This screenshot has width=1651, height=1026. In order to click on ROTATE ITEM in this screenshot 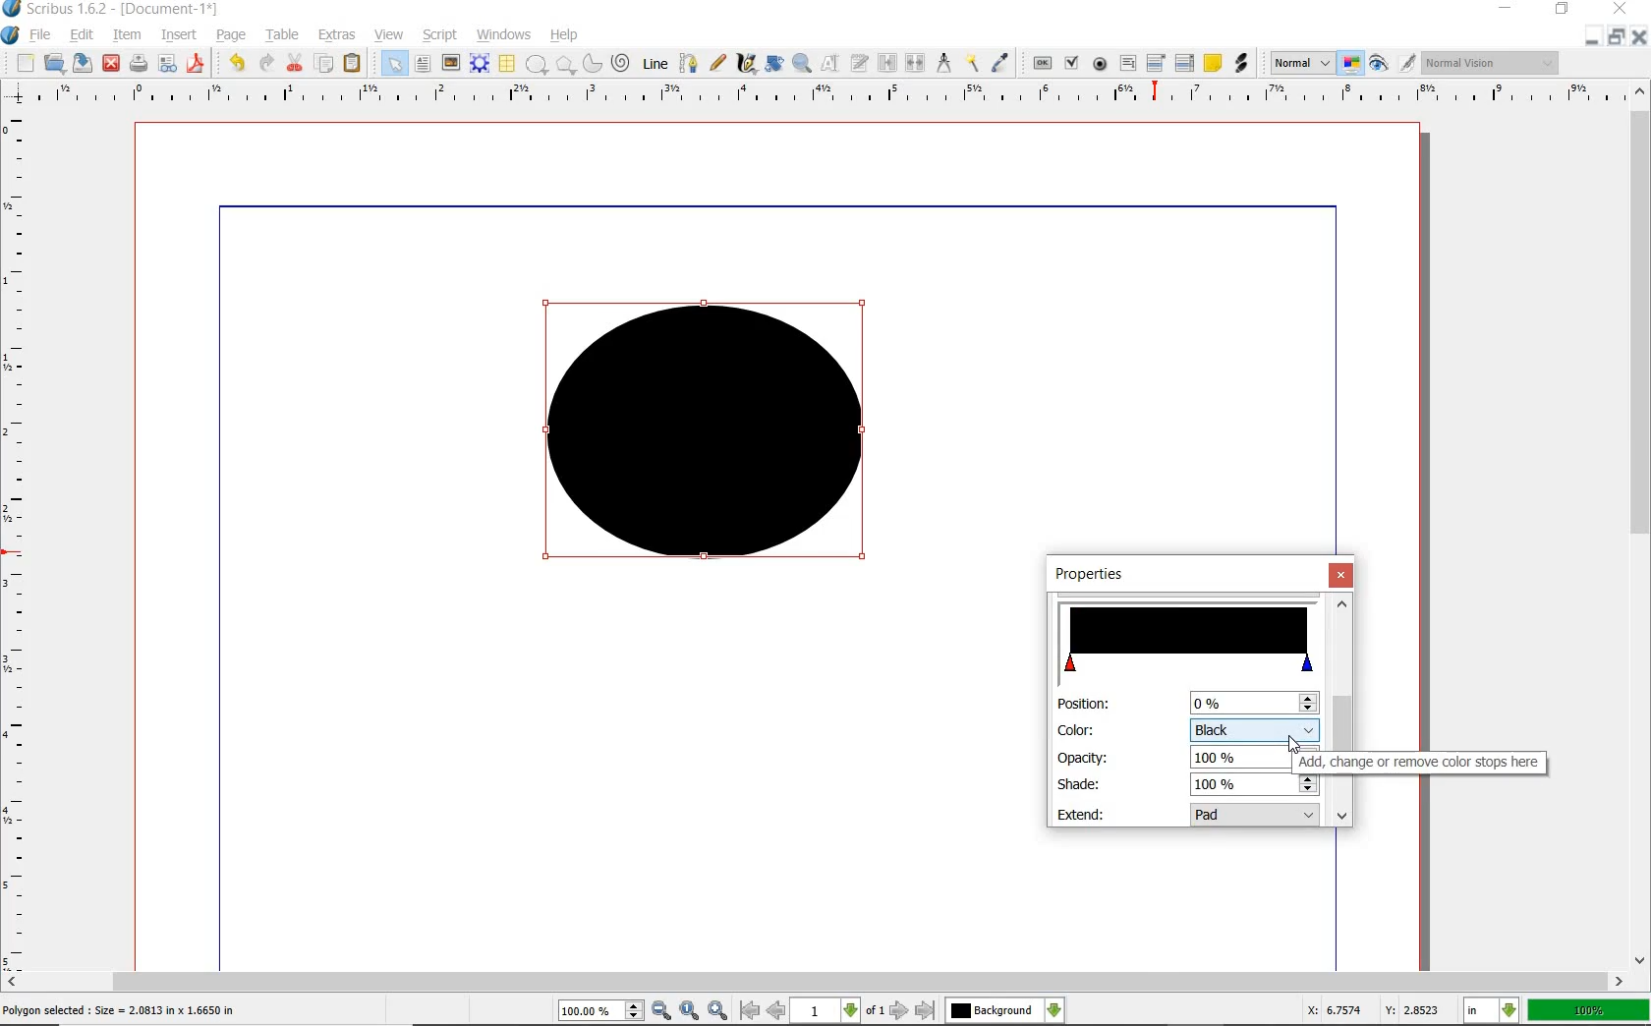, I will do `click(772, 62)`.